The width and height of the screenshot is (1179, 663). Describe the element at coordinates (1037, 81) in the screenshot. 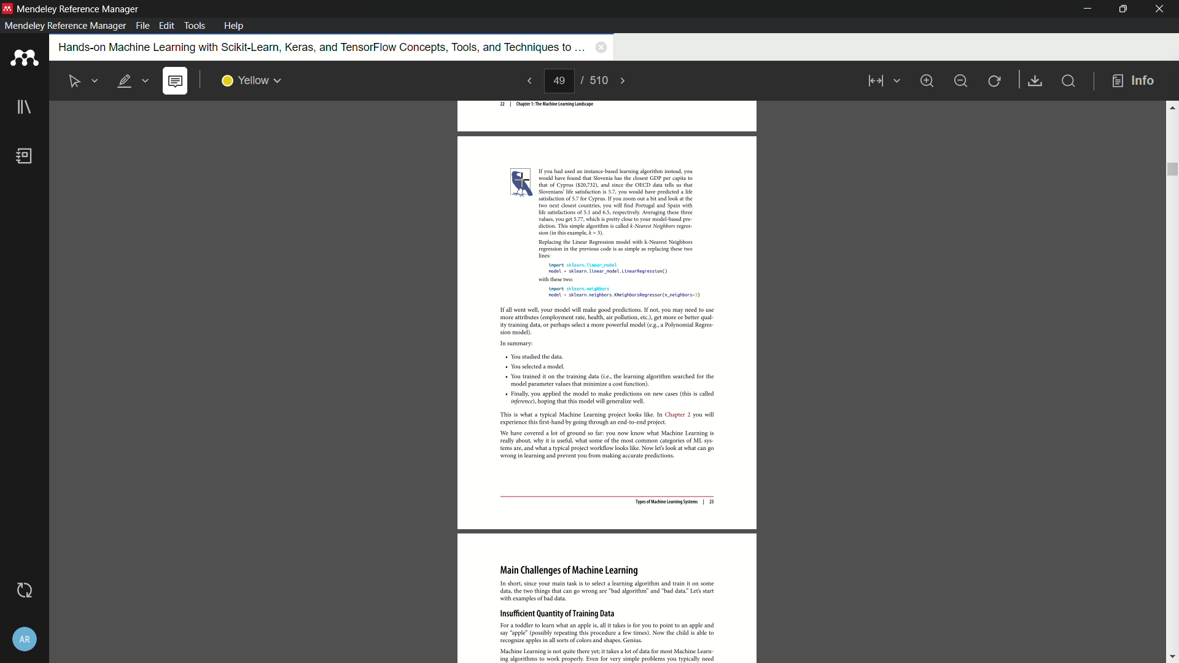

I see `save` at that location.